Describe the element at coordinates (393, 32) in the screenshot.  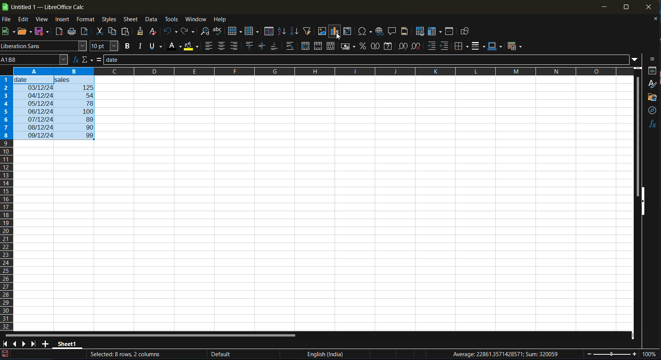
I see `insert comment` at that location.